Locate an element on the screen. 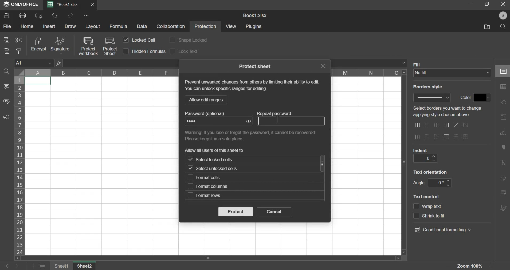  spelling is located at coordinates (6, 101).